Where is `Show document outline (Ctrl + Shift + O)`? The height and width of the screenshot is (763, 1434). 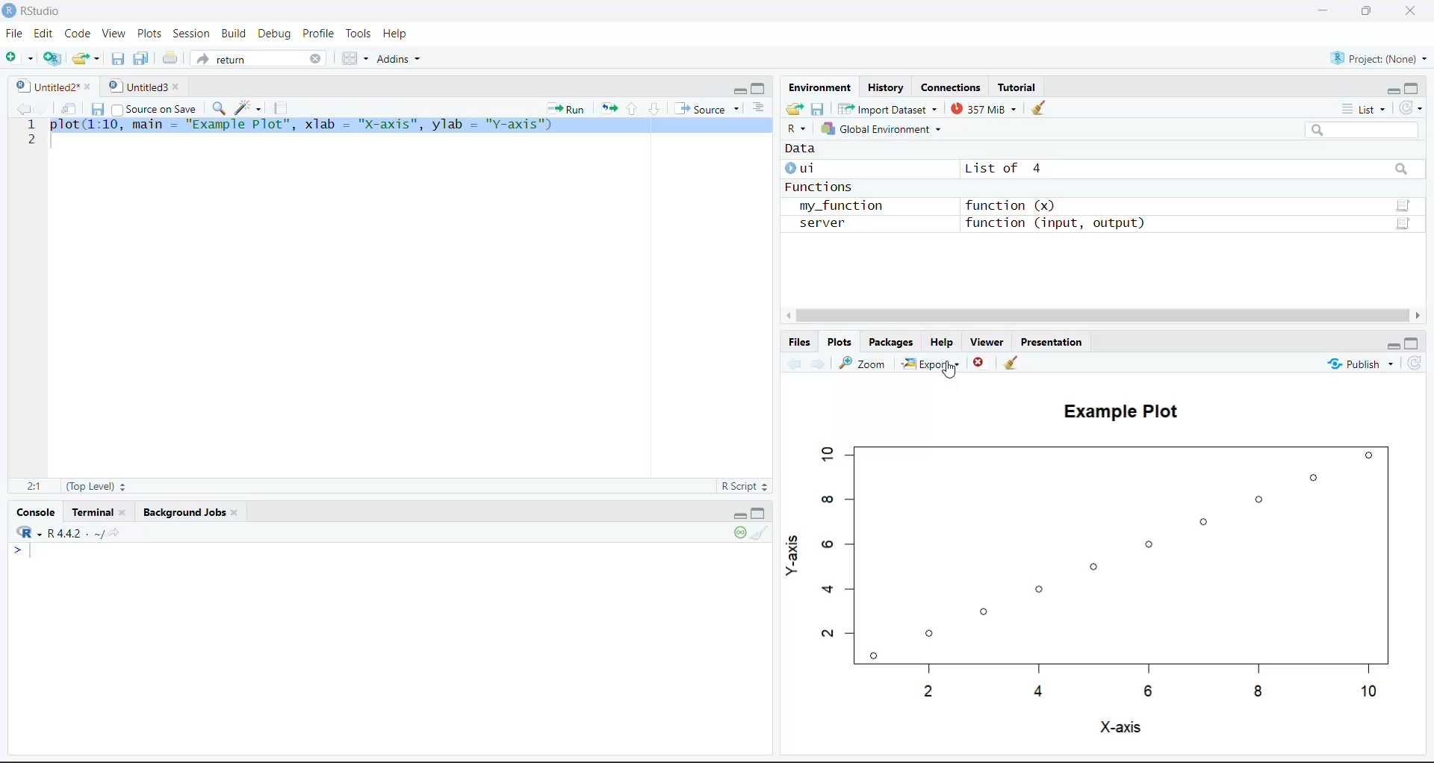 Show document outline (Ctrl + Shift + O) is located at coordinates (757, 107).